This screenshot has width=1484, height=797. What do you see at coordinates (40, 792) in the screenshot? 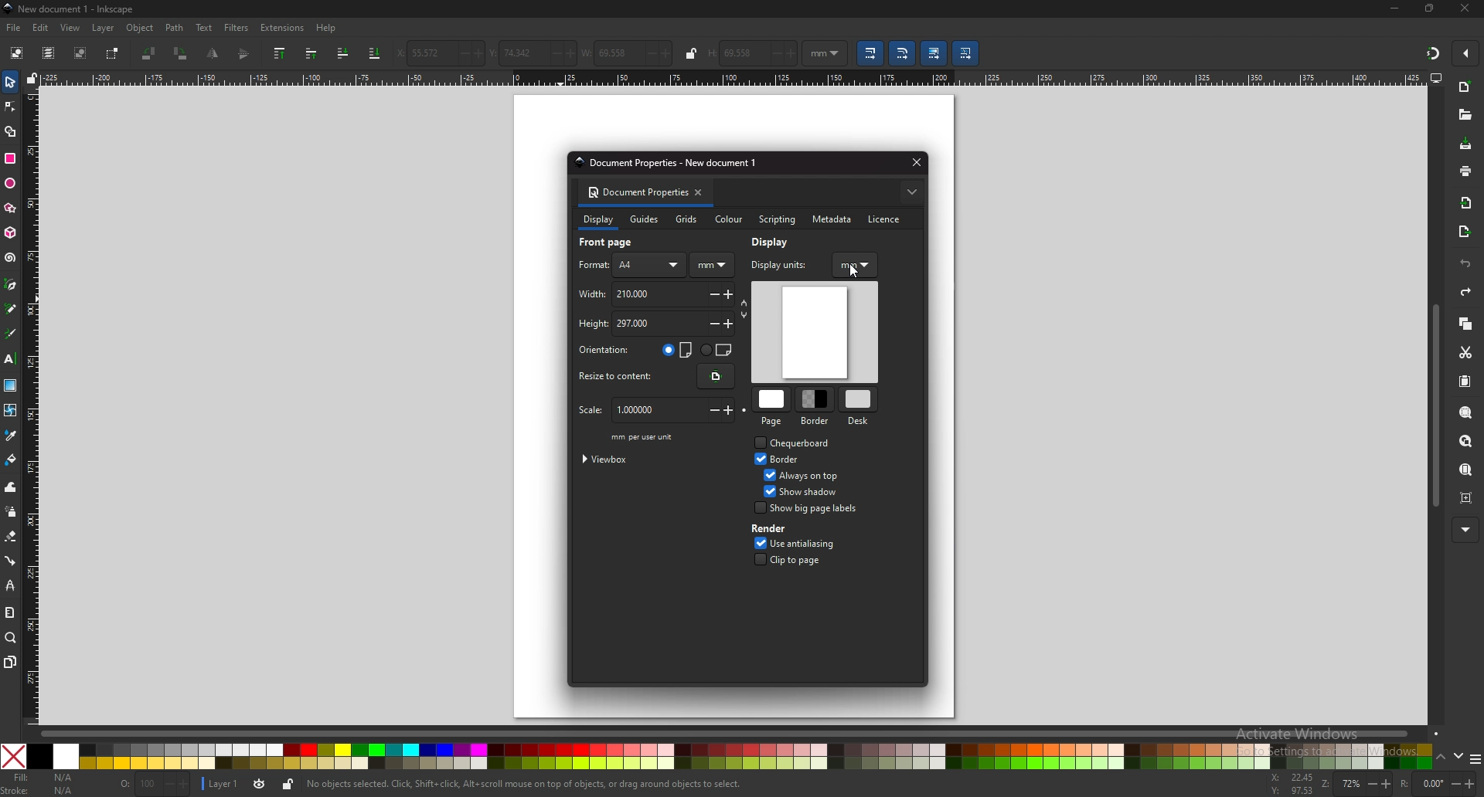
I see `Stroke` at bounding box center [40, 792].